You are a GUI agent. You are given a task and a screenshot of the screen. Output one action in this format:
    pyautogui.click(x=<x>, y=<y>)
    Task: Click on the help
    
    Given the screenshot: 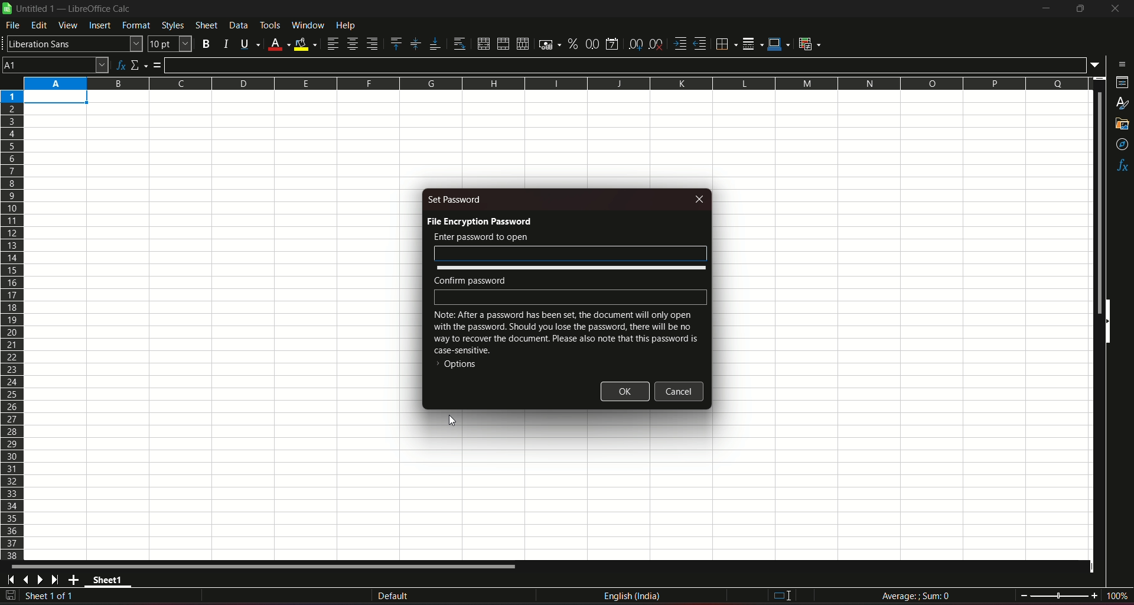 What is the action you would take?
    pyautogui.click(x=354, y=26)
    